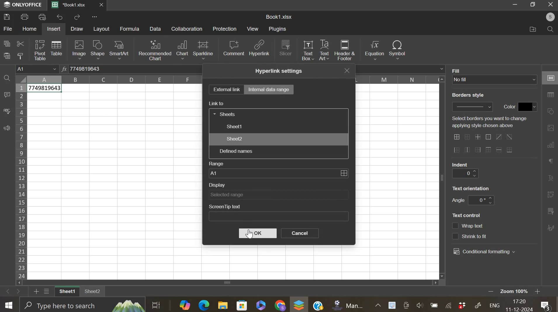  Describe the element at coordinates (25, 16) in the screenshot. I see `print` at that location.